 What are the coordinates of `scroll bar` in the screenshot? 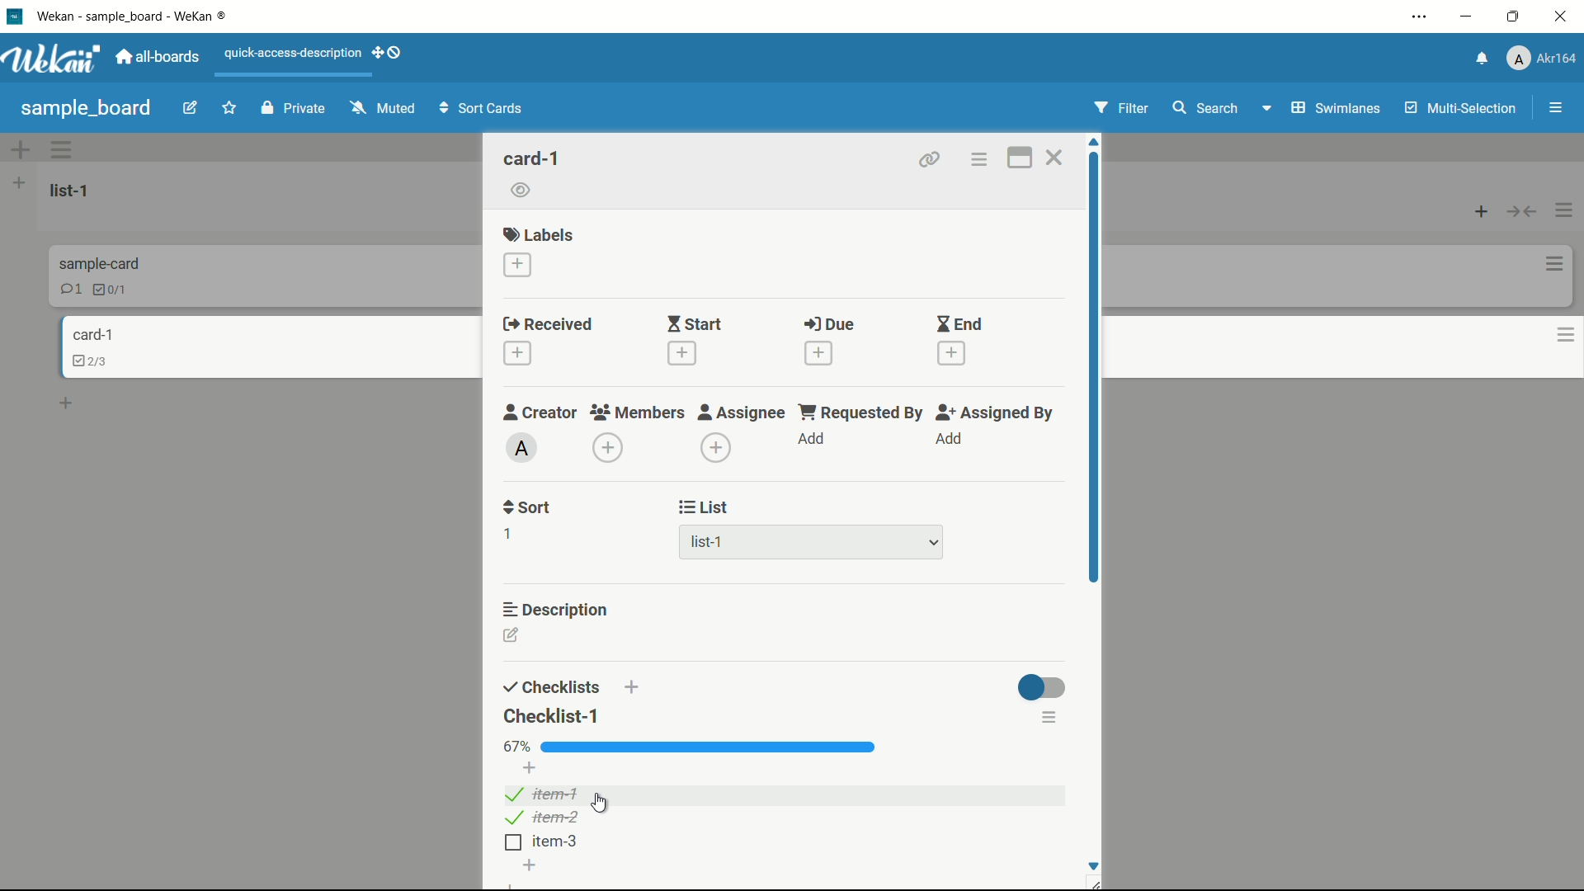 It's located at (1091, 367).